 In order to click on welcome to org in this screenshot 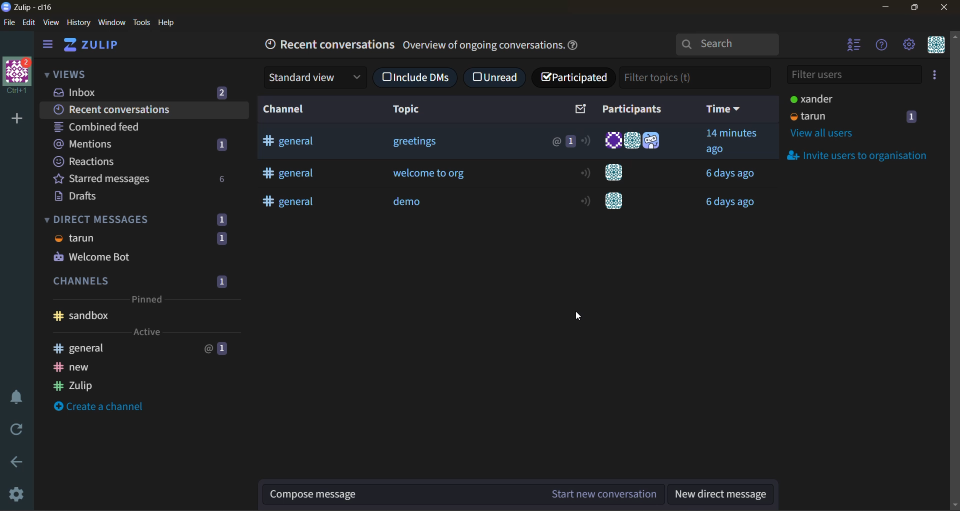, I will do `click(420, 176)`.